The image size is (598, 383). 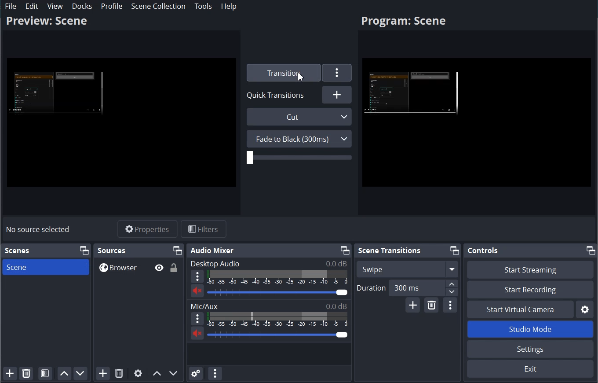 I want to click on Audio Mixer Menu, so click(x=215, y=373).